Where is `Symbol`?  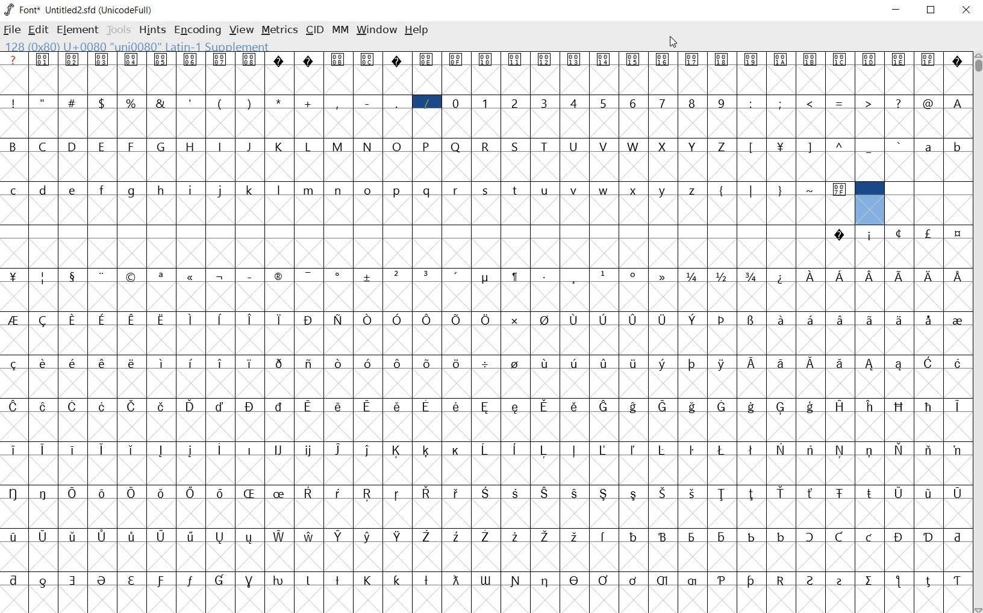
Symbol is located at coordinates (45, 405).